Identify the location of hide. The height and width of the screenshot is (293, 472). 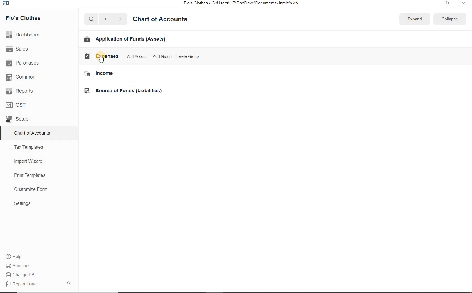
(69, 283).